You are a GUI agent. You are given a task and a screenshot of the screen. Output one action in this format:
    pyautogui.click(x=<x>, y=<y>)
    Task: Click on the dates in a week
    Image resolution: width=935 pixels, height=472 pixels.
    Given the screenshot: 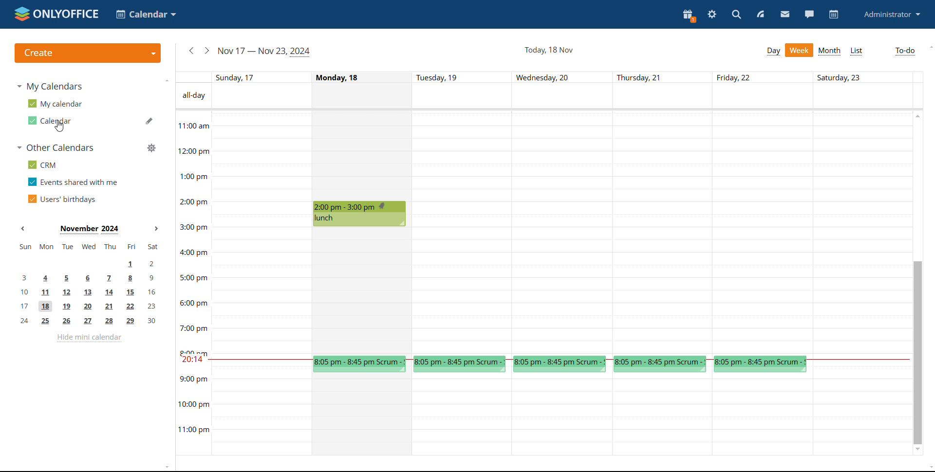 What is the action you would take?
    pyautogui.click(x=567, y=77)
    